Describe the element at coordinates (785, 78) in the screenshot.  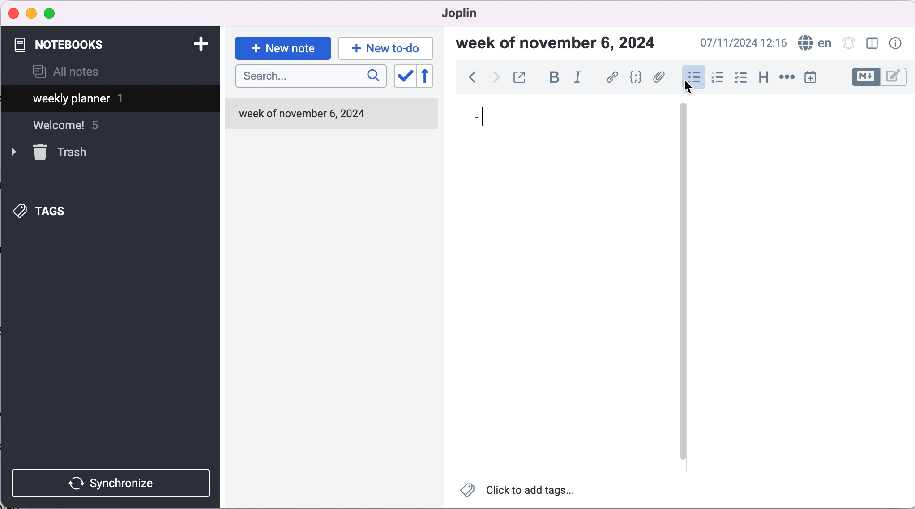
I see `horizontal rules` at that location.